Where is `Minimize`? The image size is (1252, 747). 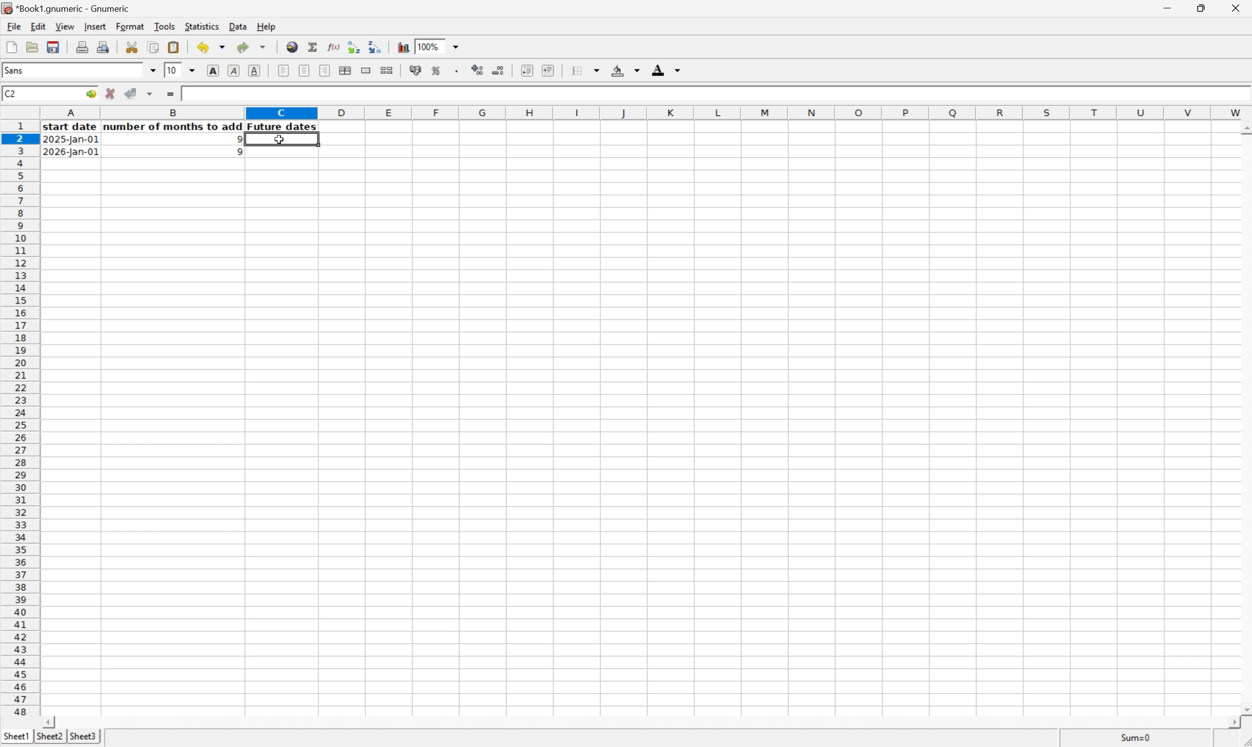 Minimize is located at coordinates (1166, 7).